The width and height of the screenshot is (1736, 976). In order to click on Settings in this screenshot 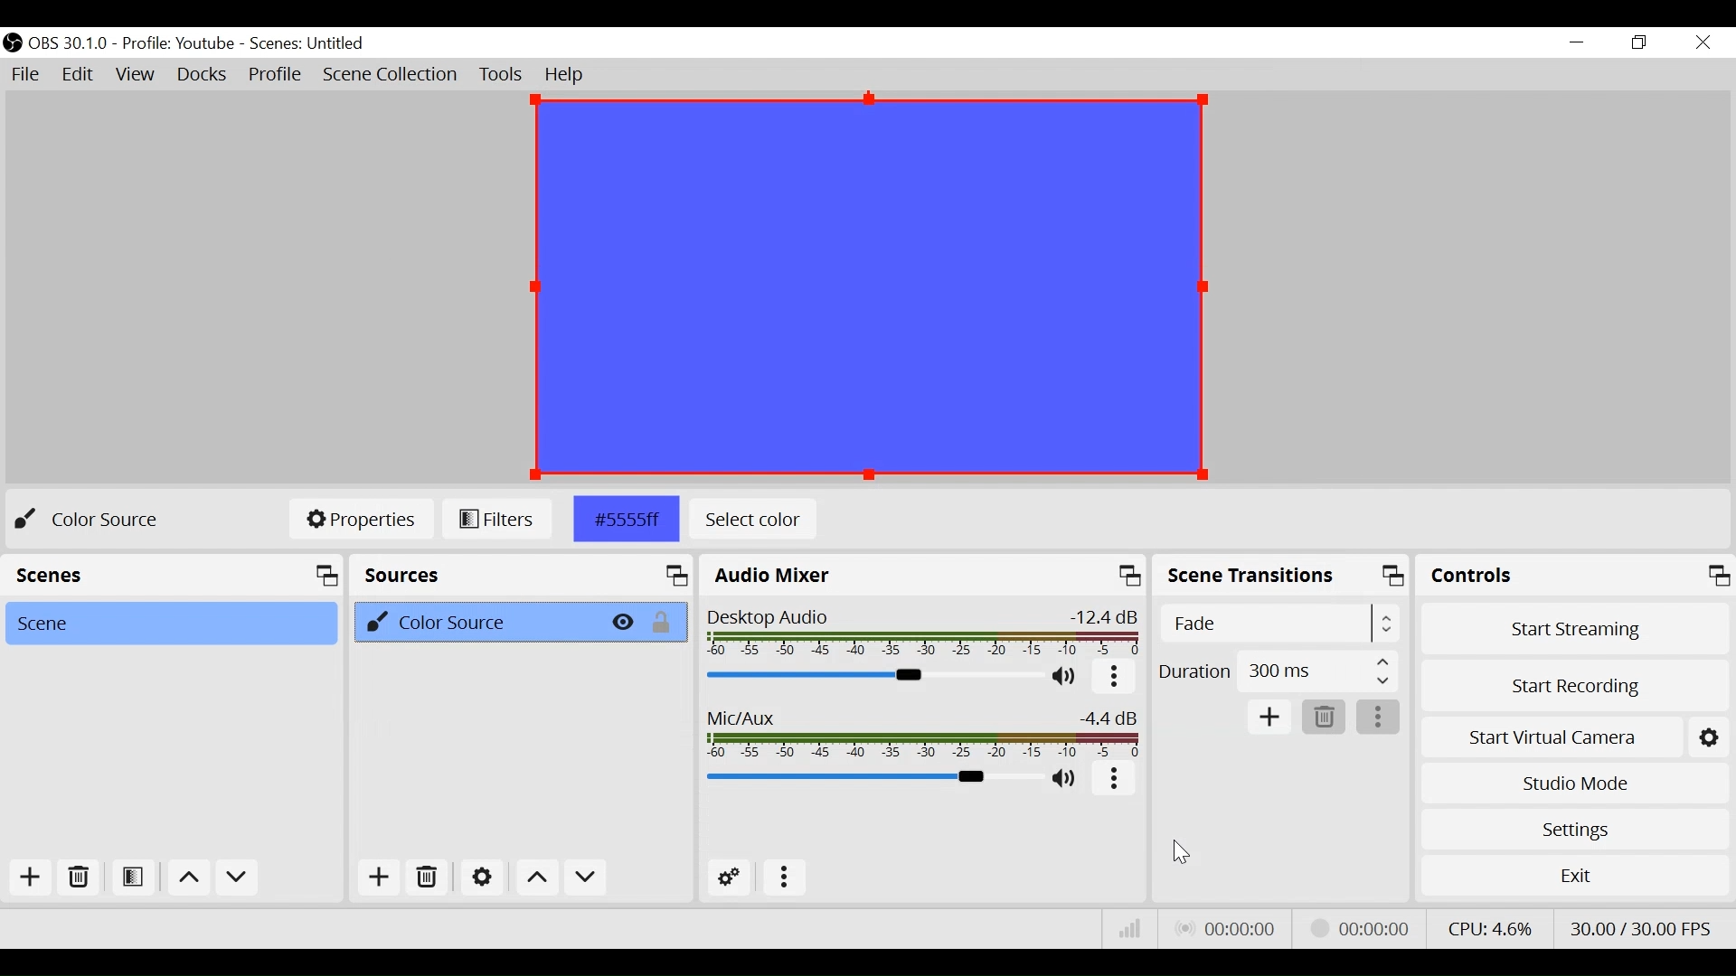, I will do `click(481, 877)`.